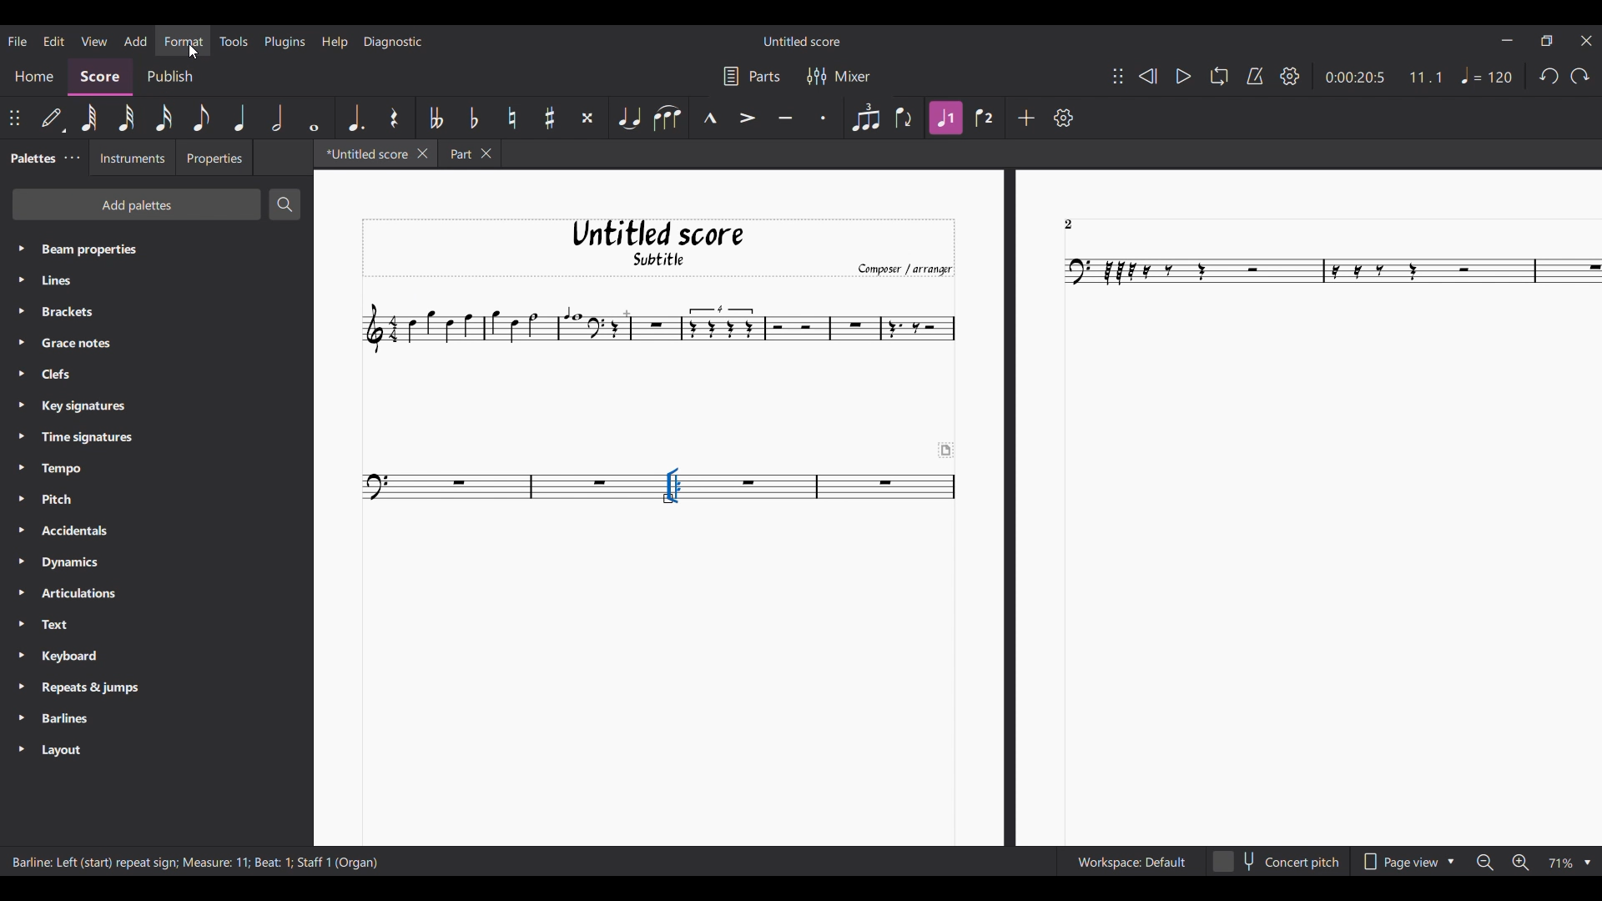 Image resolution: width=1602 pixels, height=901 pixels. I want to click on Palette settings, so click(73, 158).